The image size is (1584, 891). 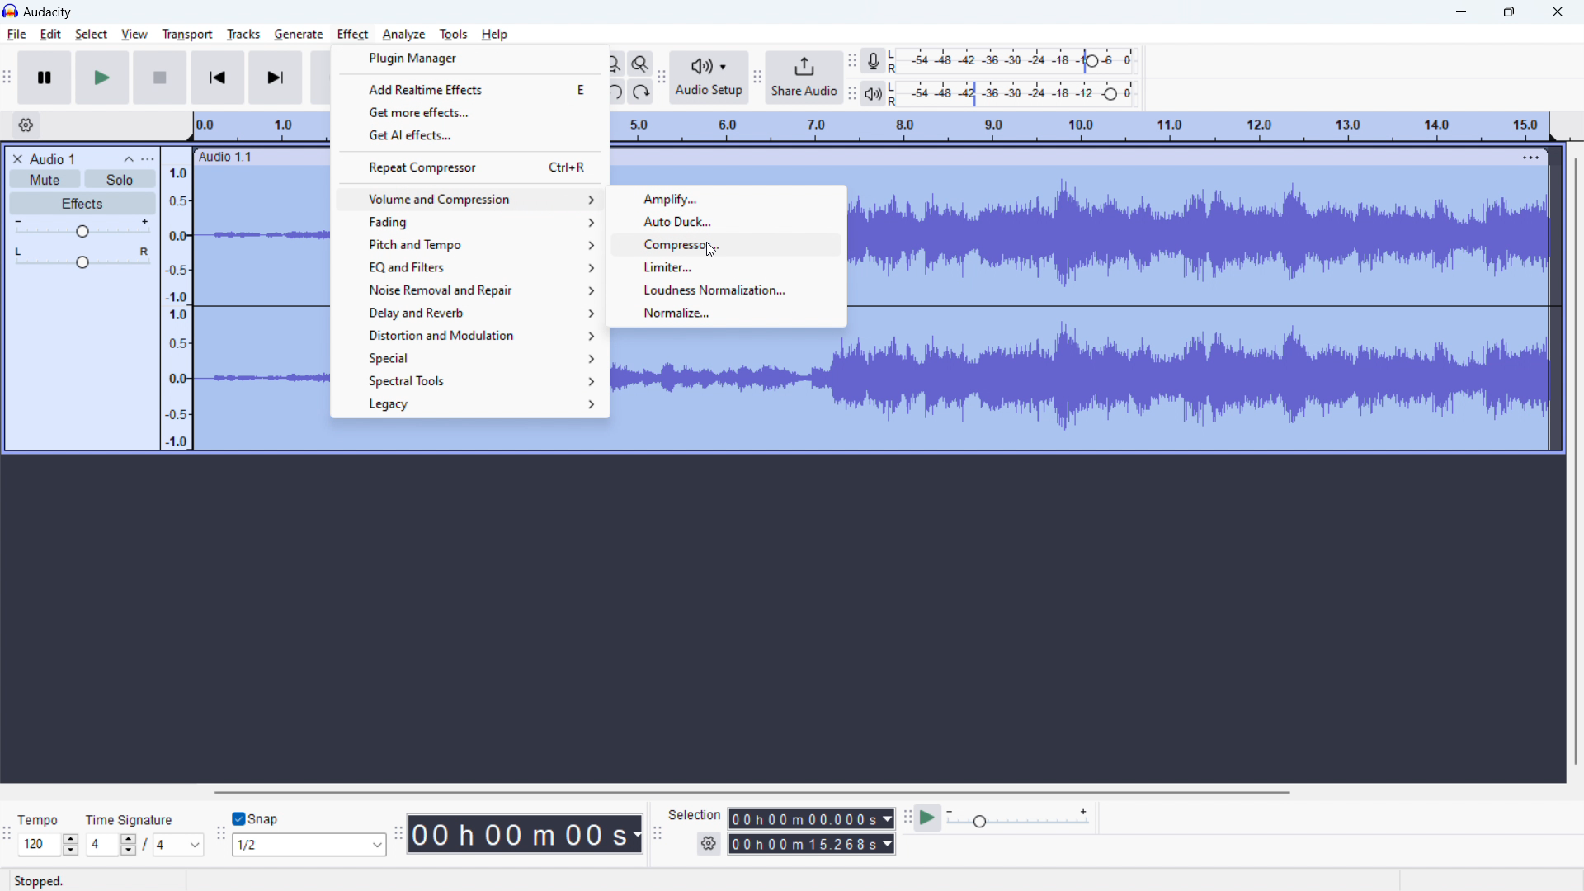 I want to click on playback speed, so click(x=1019, y=818).